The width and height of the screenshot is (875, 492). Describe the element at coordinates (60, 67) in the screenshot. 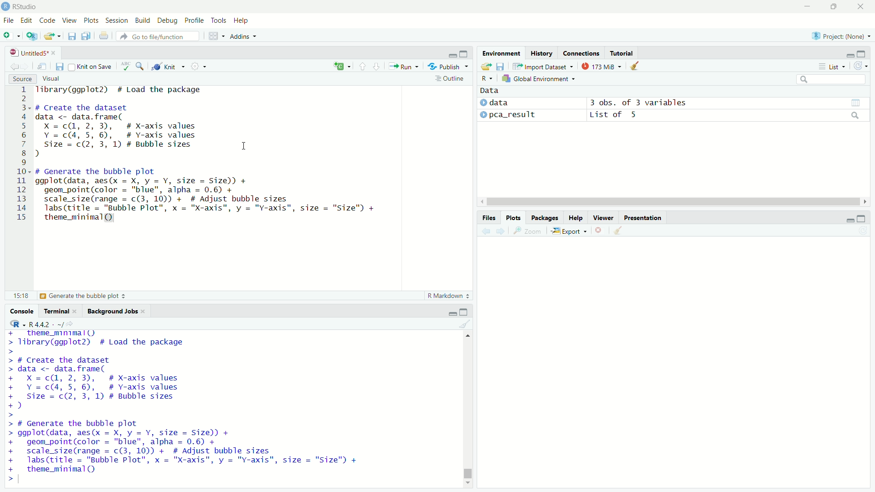

I see `save` at that location.